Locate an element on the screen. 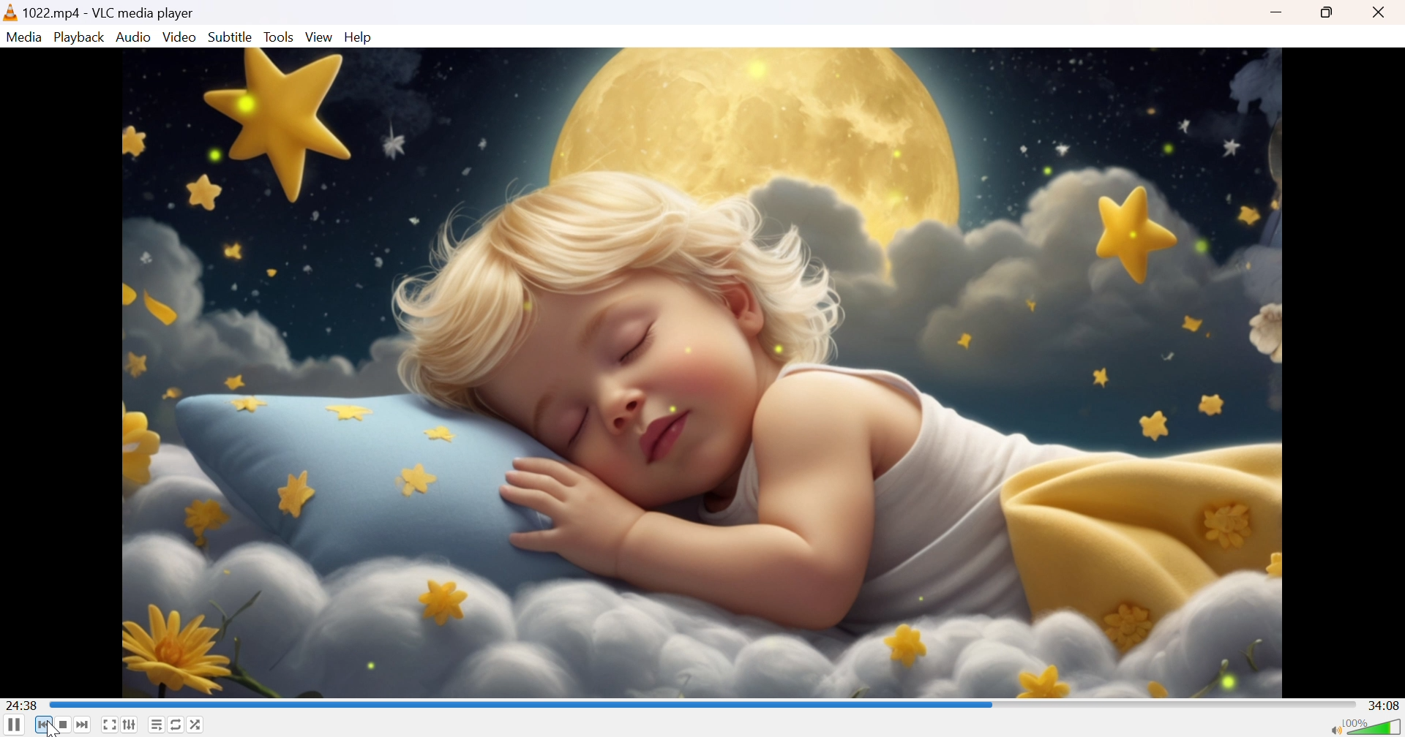  video is located at coordinates (704, 371).